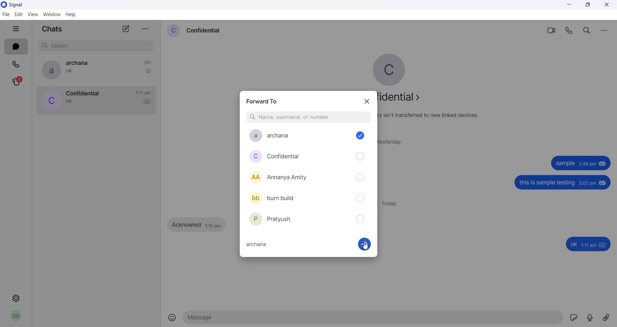 The height and width of the screenshot is (327, 617). What do you see at coordinates (173, 31) in the screenshot?
I see `contact profile picture` at bounding box center [173, 31].